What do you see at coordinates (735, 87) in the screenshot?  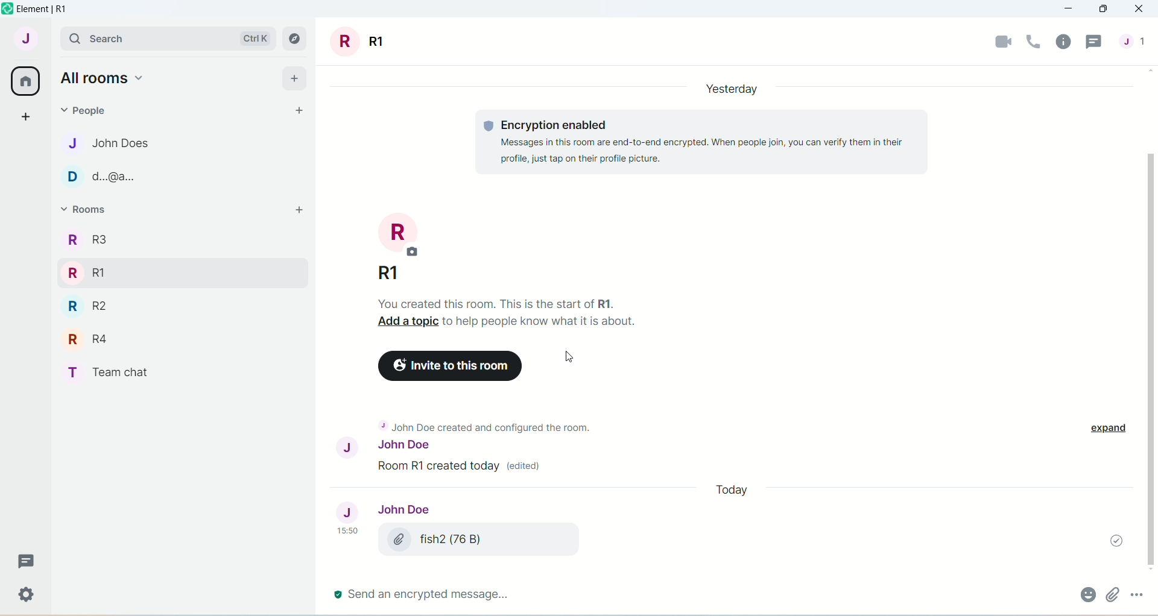 I see `Yesterday` at bounding box center [735, 87].